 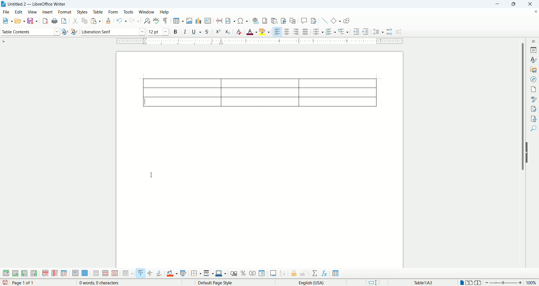 What do you see at coordinates (178, 21) in the screenshot?
I see `insert table` at bounding box center [178, 21].